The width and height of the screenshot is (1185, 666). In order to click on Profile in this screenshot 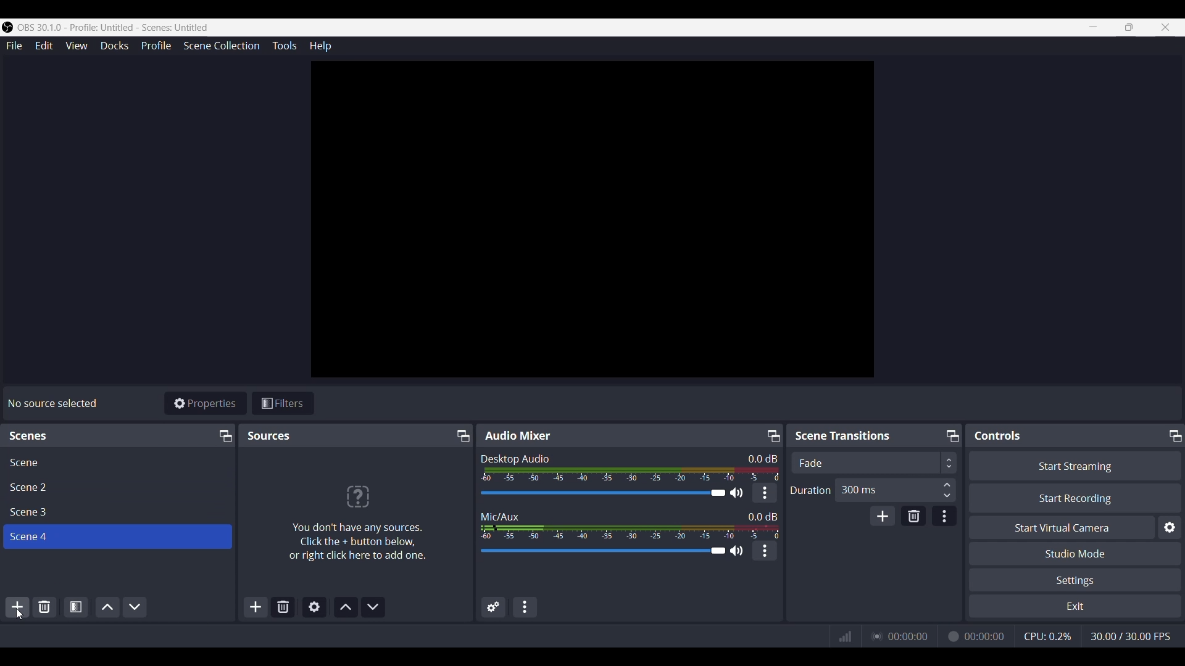, I will do `click(156, 46)`.